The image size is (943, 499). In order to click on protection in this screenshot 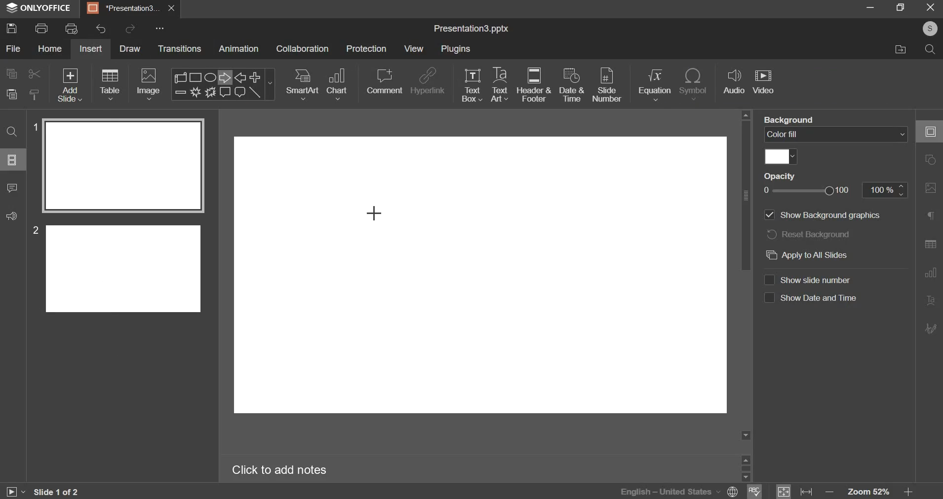, I will do `click(366, 48)`.